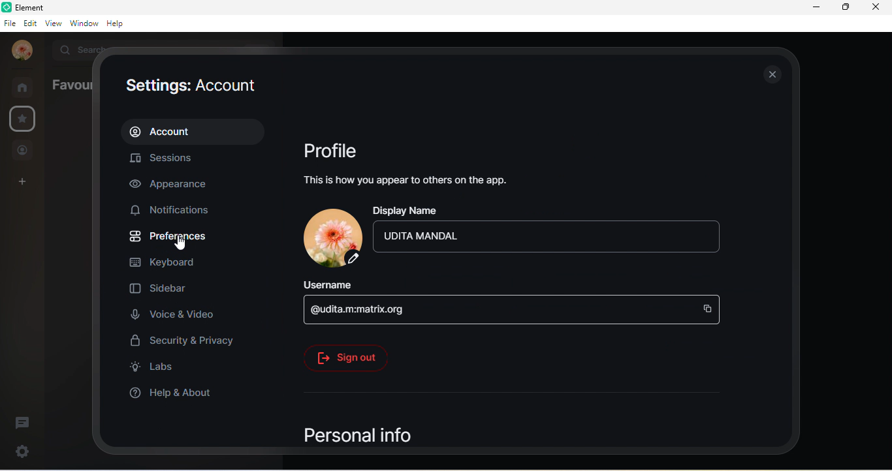 The width and height of the screenshot is (892, 471). Describe the element at coordinates (381, 436) in the screenshot. I see `personal info` at that location.